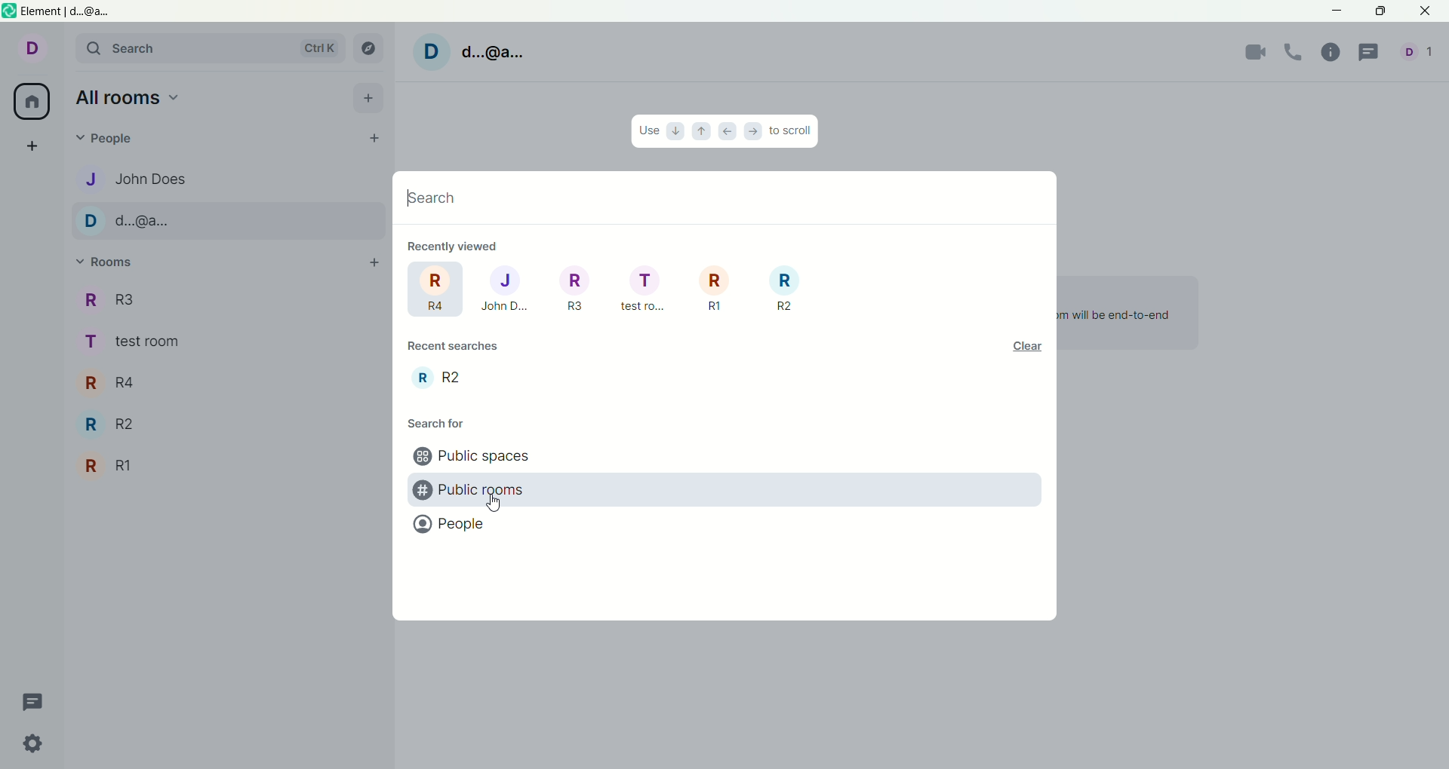 The width and height of the screenshot is (1449, 769). Describe the element at coordinates (374, 262) in the screenshot. I see `add` at that location.